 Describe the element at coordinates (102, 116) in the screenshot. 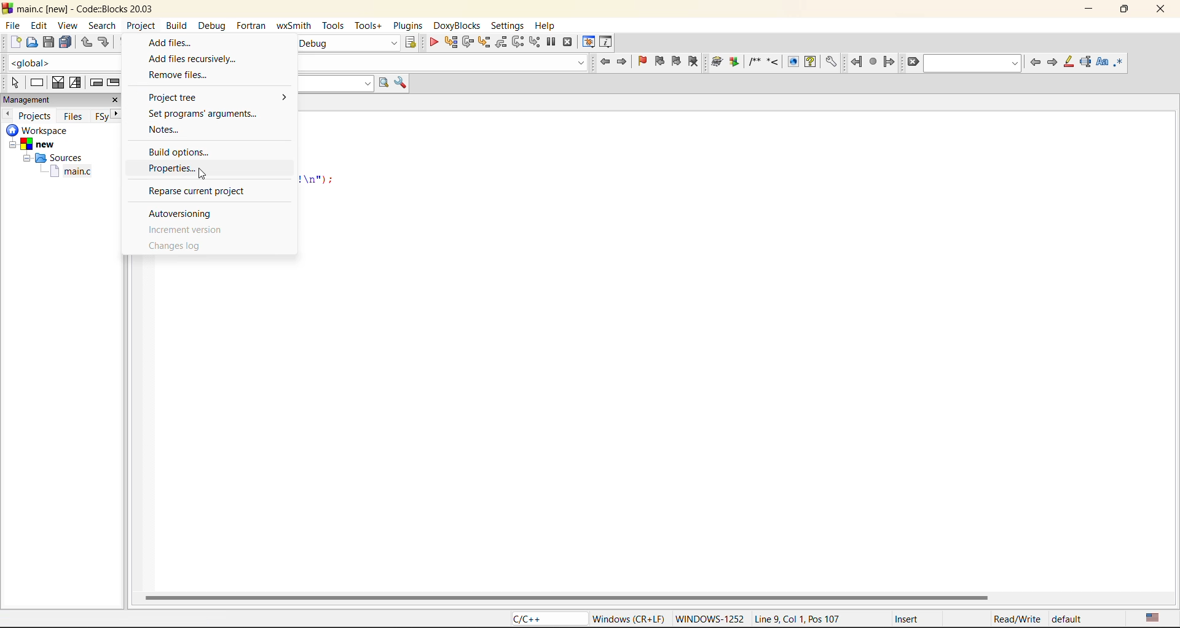

I see `FSy` at that location.